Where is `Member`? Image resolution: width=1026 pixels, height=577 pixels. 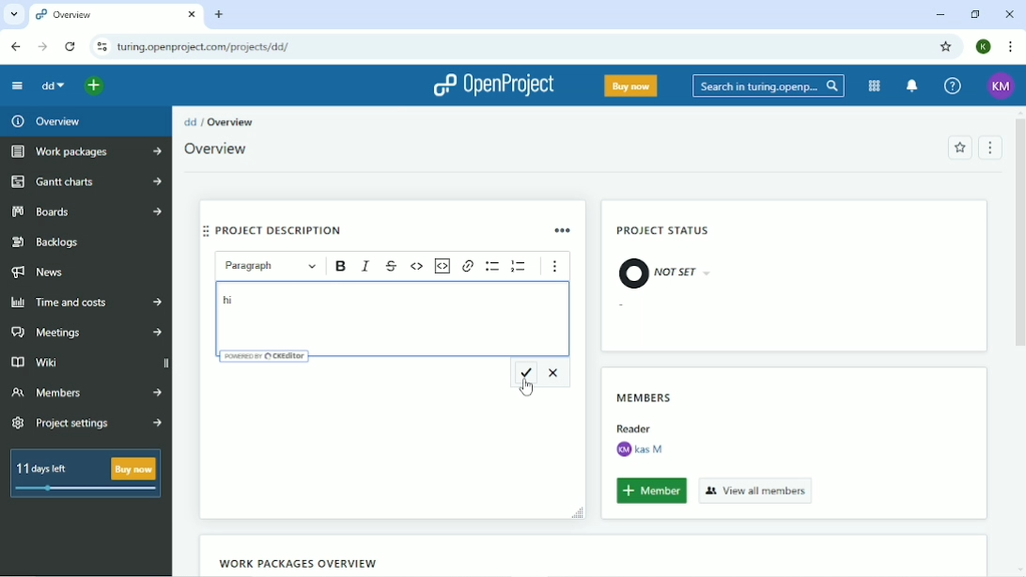
Member is located at coordinates (651, 491).